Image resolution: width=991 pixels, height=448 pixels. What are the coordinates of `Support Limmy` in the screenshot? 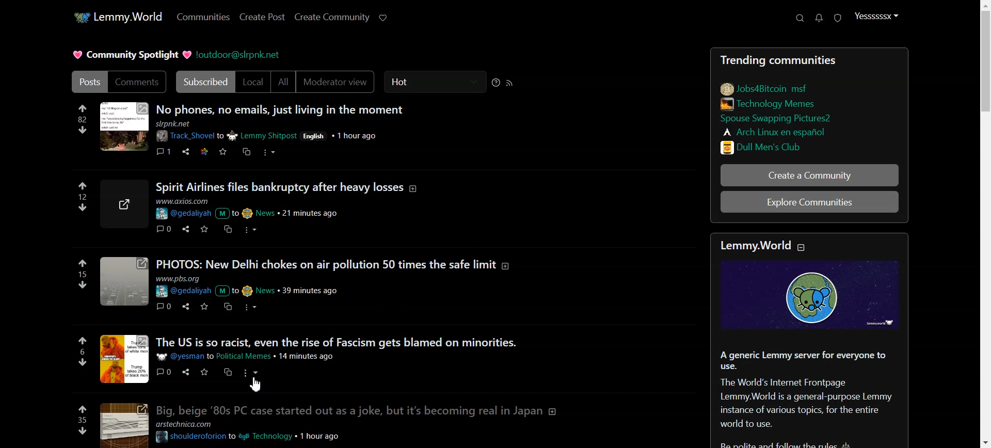 It's located at (383, 18).